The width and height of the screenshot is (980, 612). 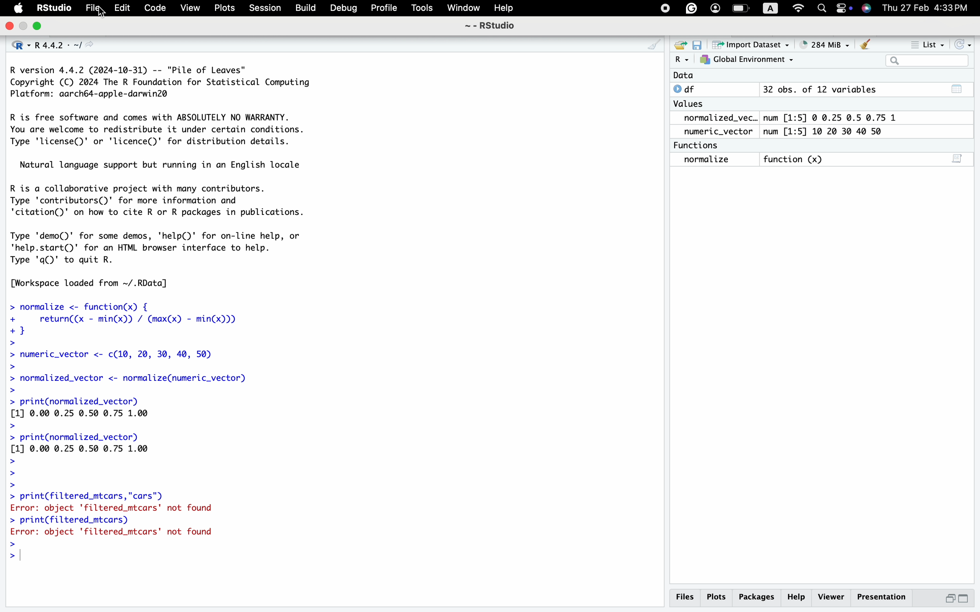 I want to click on open, so click(x=40, y=27).